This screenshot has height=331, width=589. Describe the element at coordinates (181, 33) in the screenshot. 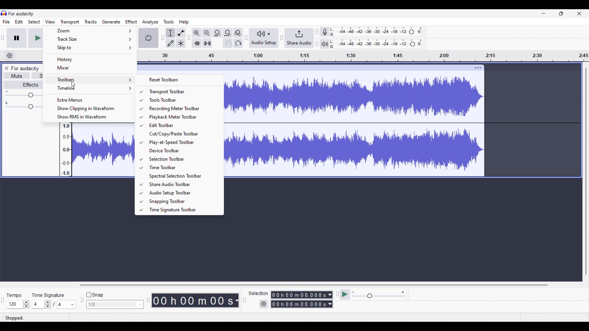

I see `Envelop tool` at that location.